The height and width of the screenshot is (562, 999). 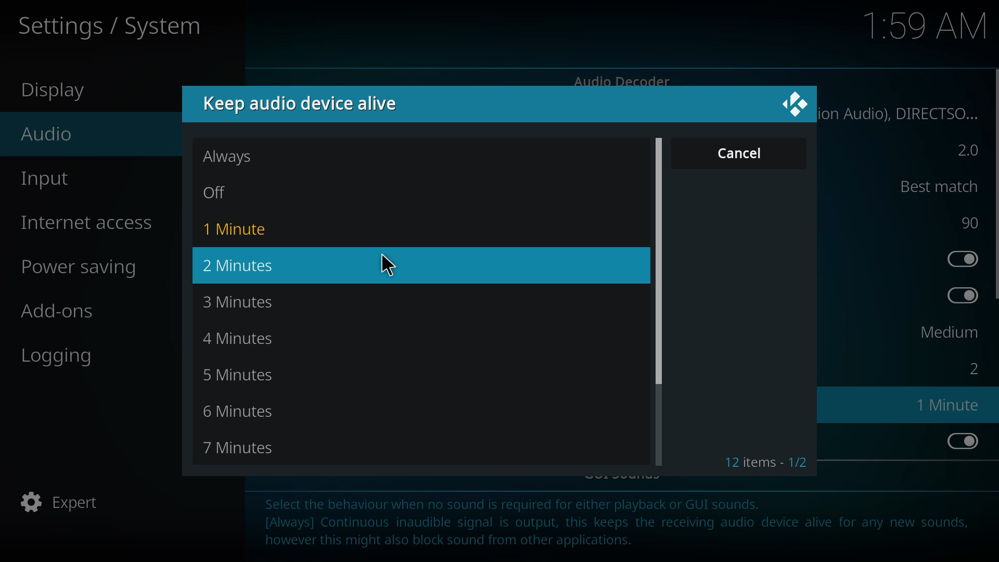 What do you see at coordinates (244, 413) in the screenshot?
I see `6 min` at bounding box center [244, 413].